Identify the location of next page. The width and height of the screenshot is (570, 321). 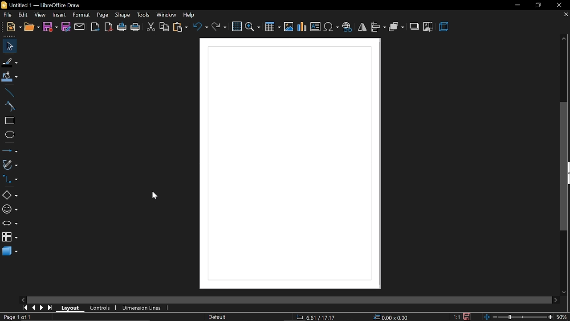
(43, 309).